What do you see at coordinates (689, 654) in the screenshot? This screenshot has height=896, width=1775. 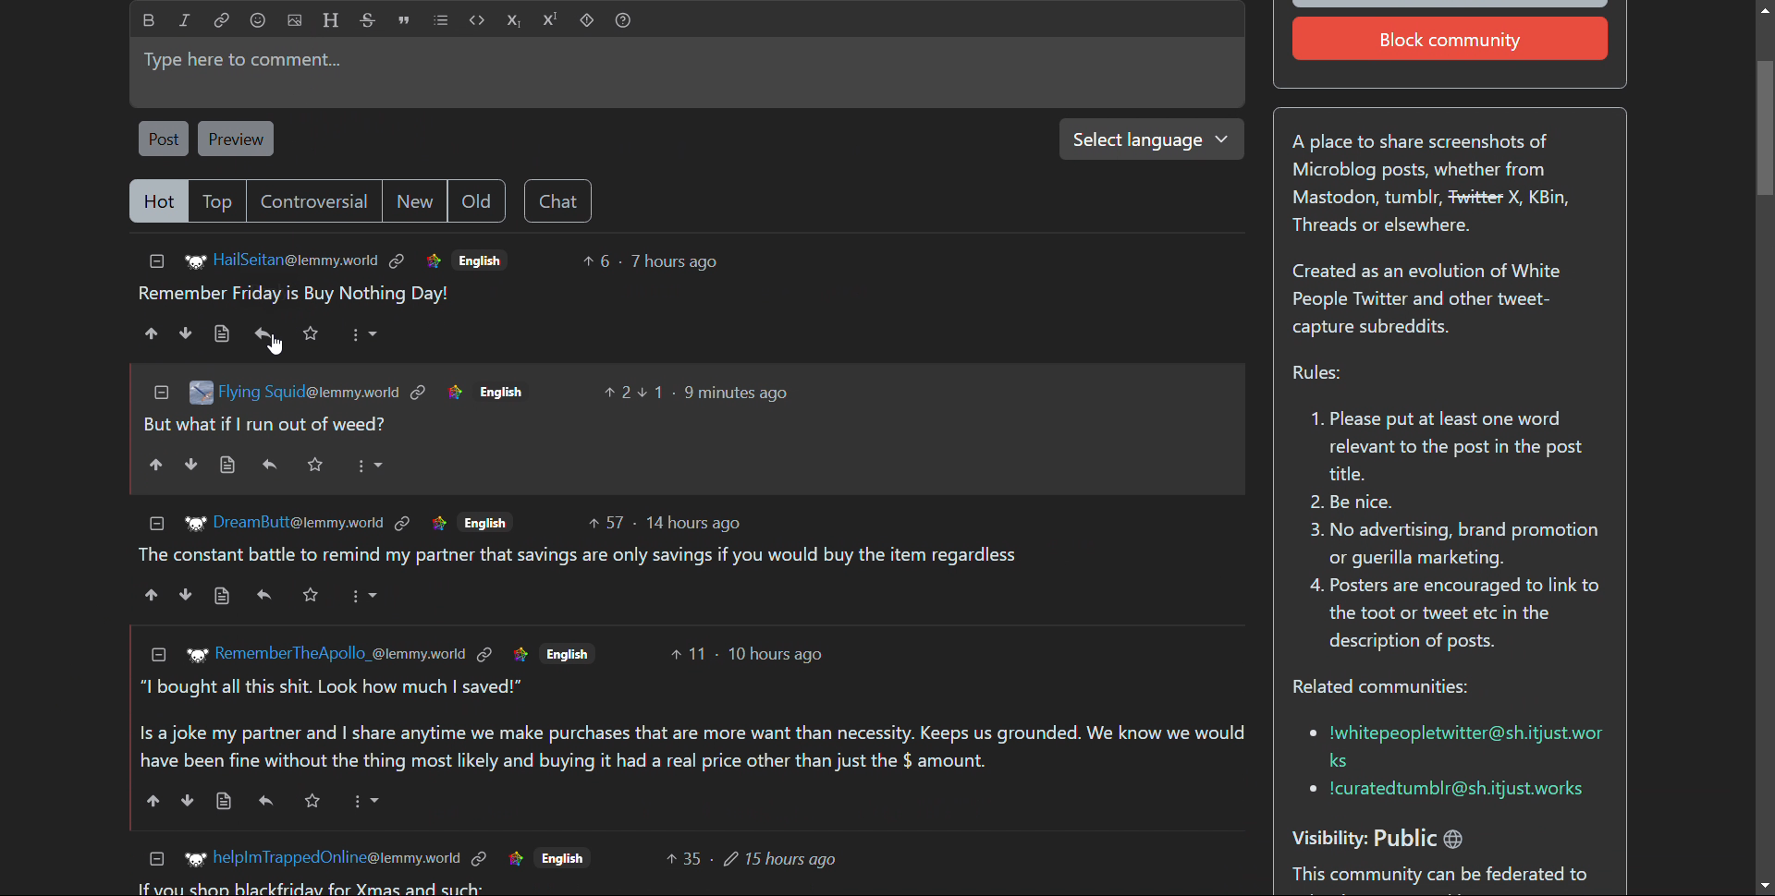 I see `number of upvotes` at bounding box center [689, 654].